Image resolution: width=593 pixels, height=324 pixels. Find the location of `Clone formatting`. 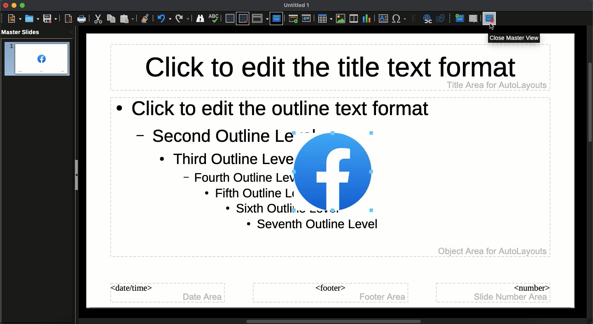

Clone formatting is located at coordinates (146, 19).